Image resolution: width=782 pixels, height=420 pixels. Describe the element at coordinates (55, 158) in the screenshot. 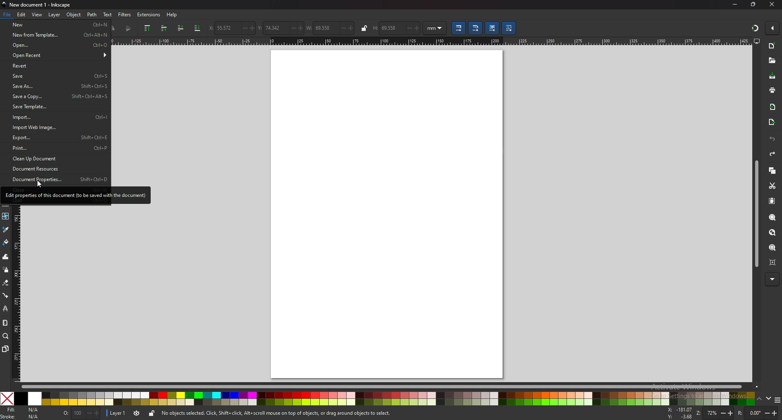

I see `clean up document` at that location.